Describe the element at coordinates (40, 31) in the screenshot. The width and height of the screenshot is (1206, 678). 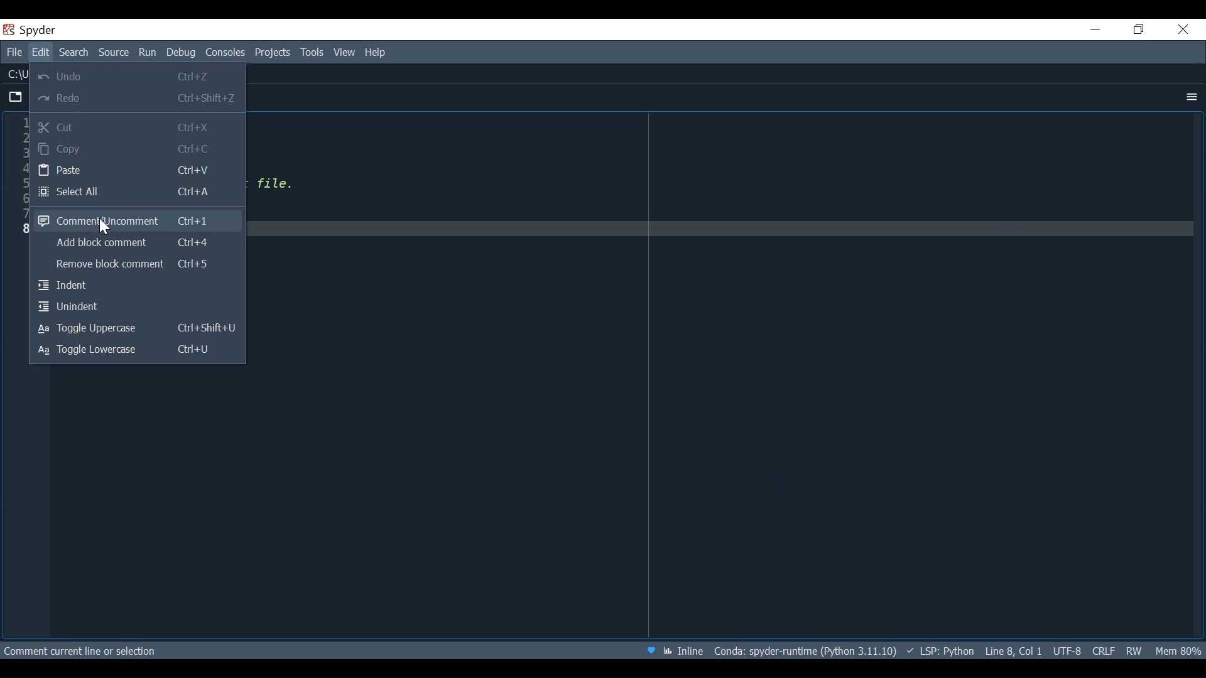
I see `spyder` at that location.